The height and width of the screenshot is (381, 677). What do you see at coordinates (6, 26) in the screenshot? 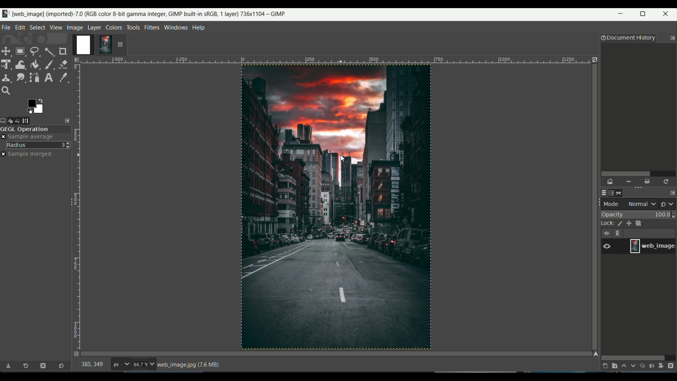
I see `file tab` at bounding box center [6, 26].